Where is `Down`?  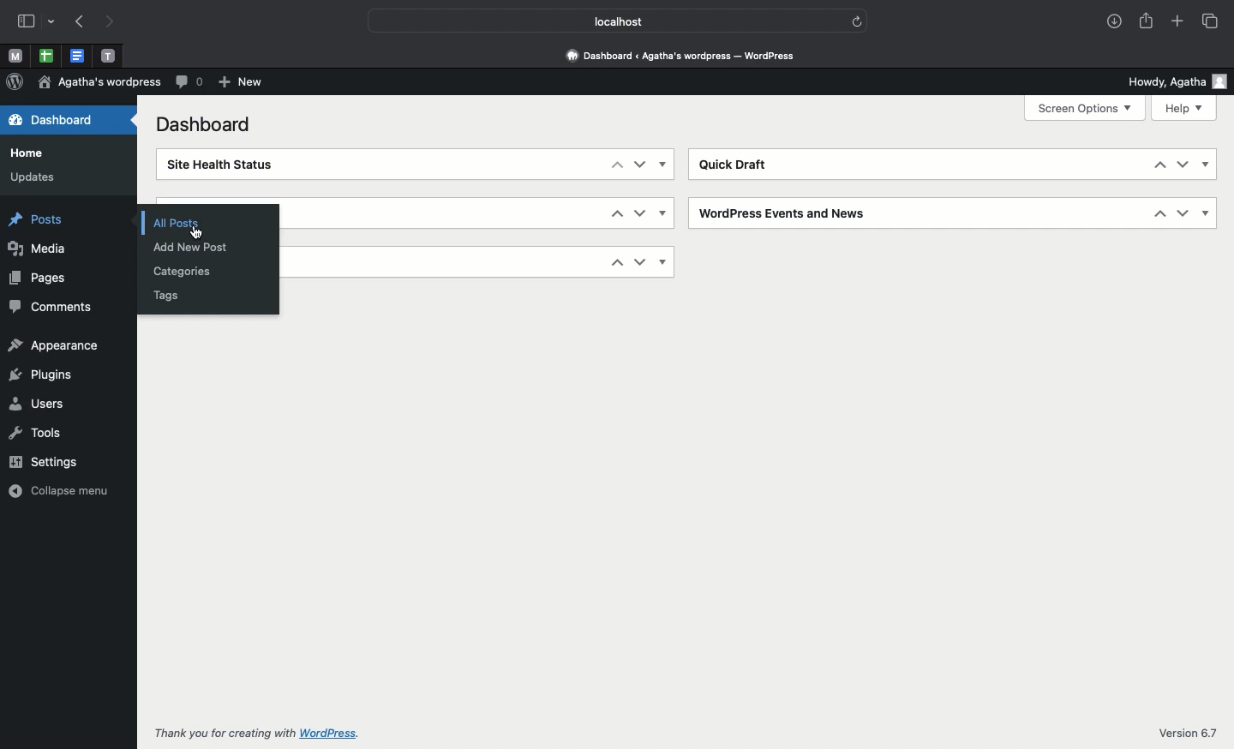 Down is located at coordinates (640, 165).